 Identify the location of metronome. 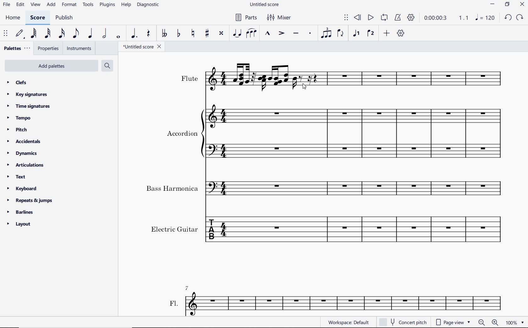
(399, 18).